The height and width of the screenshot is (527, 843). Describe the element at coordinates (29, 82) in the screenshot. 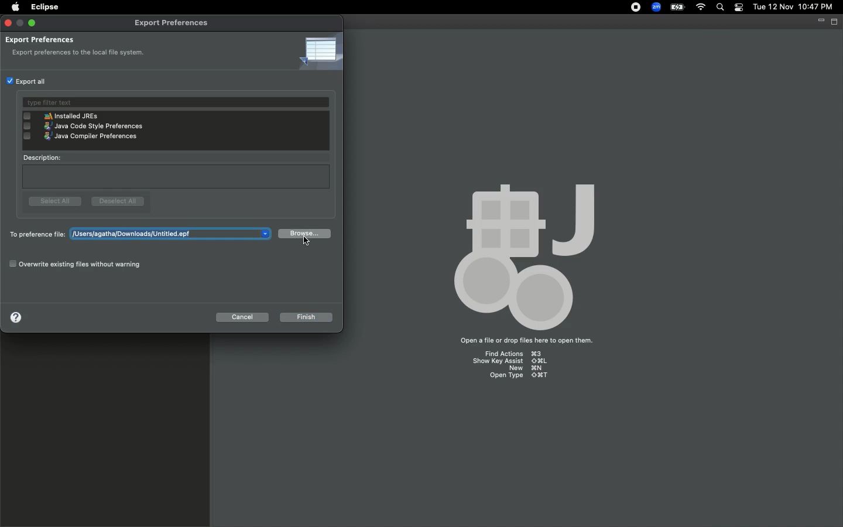

I see `Export all` at that location.